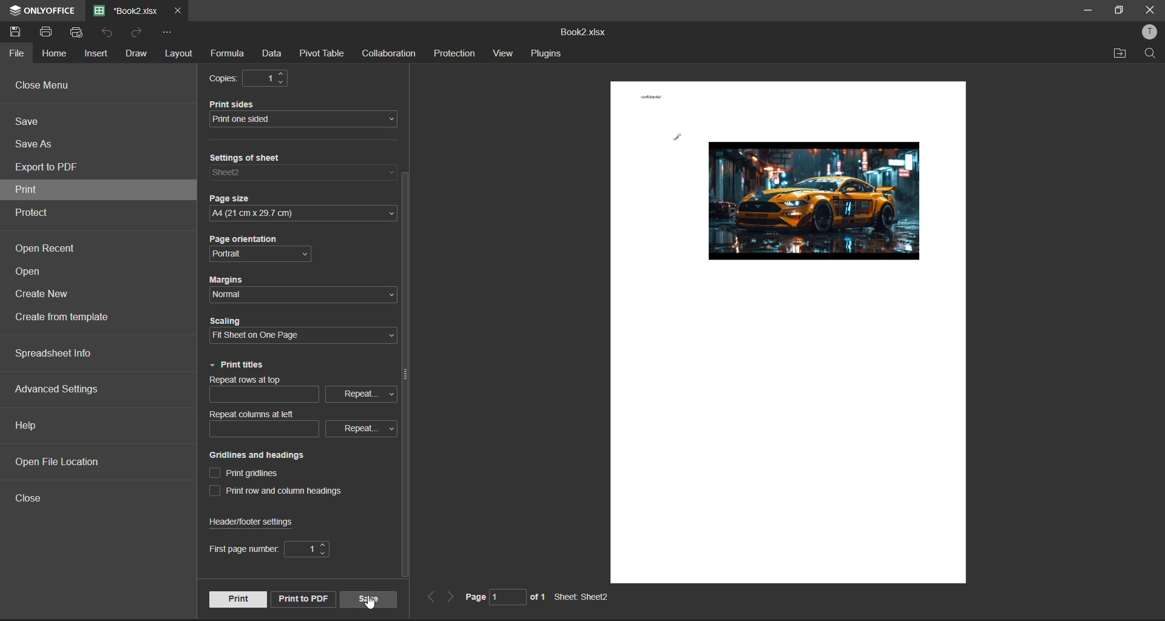  What do you see at coordinates (19, 31) in the screenshot?
I see `save` at bounding box center [19, 31].